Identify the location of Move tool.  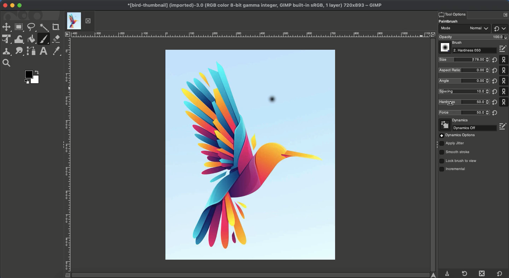
(6, 28).